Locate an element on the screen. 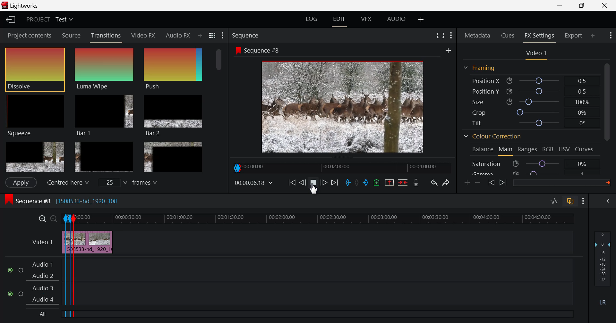 This screenshot has width=616, height=323. Show Settings is located at coordinates (223, 36).